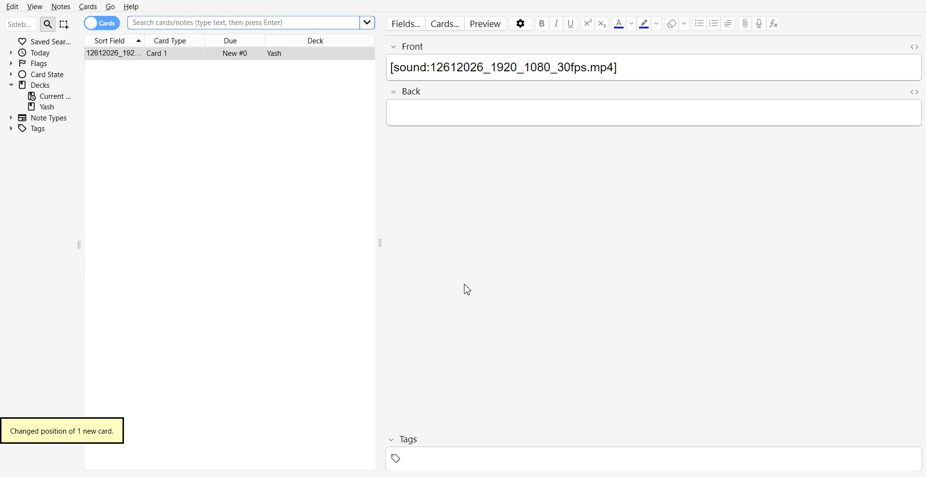 This screenshot has height=477, width=926. What do you see at coordinates (700, 23) in the screenshot?
I see `unordered list` at bounding box center [700, 23].